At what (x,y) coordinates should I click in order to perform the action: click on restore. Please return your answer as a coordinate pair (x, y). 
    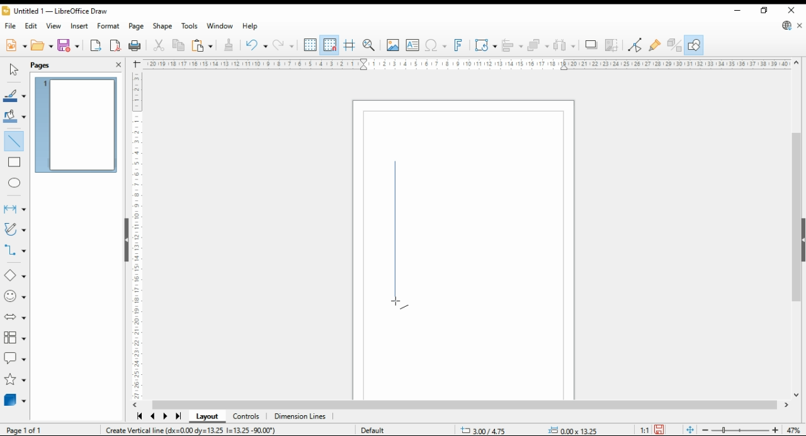
    Looking at the image, I should click on (764, 11).